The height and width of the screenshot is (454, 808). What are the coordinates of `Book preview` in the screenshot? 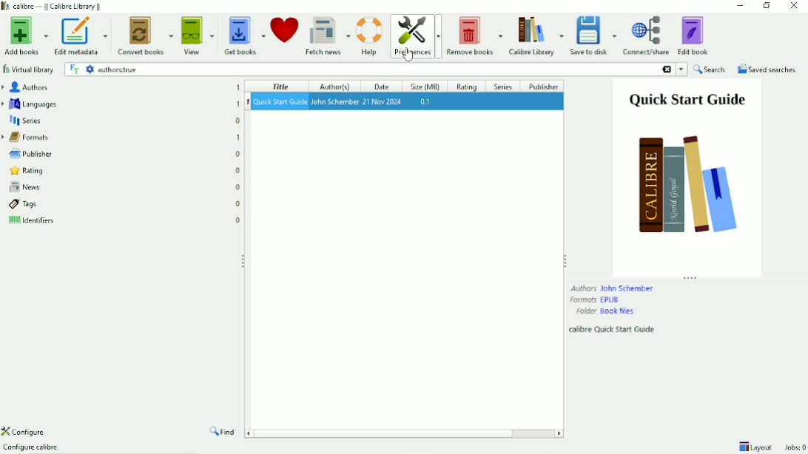 It's located at (687, 177).